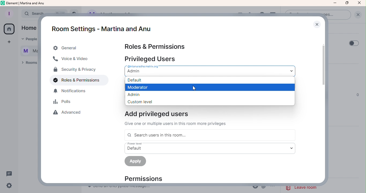  Describe the element at coordinates (29, 39) in the screenshot. I see `People` at that location.